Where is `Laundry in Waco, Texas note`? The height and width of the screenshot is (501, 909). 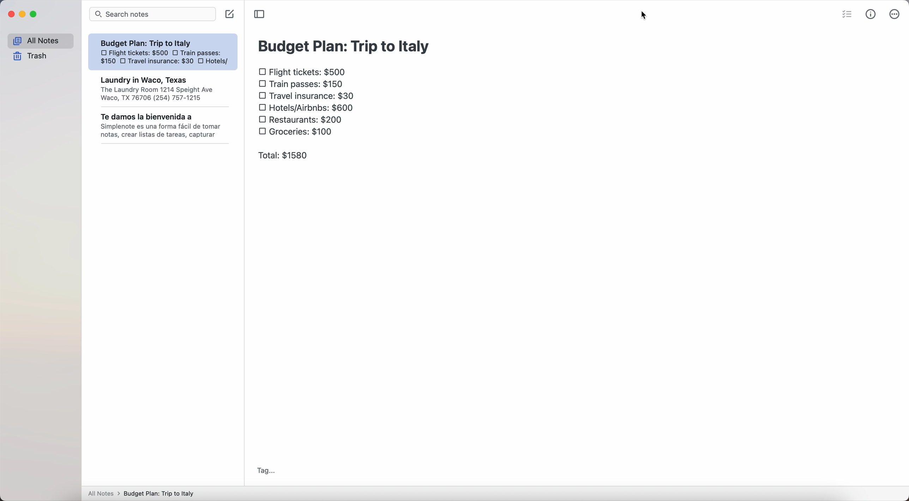
Laundry in Waco, Texas note is located at coordinates (164, 89).